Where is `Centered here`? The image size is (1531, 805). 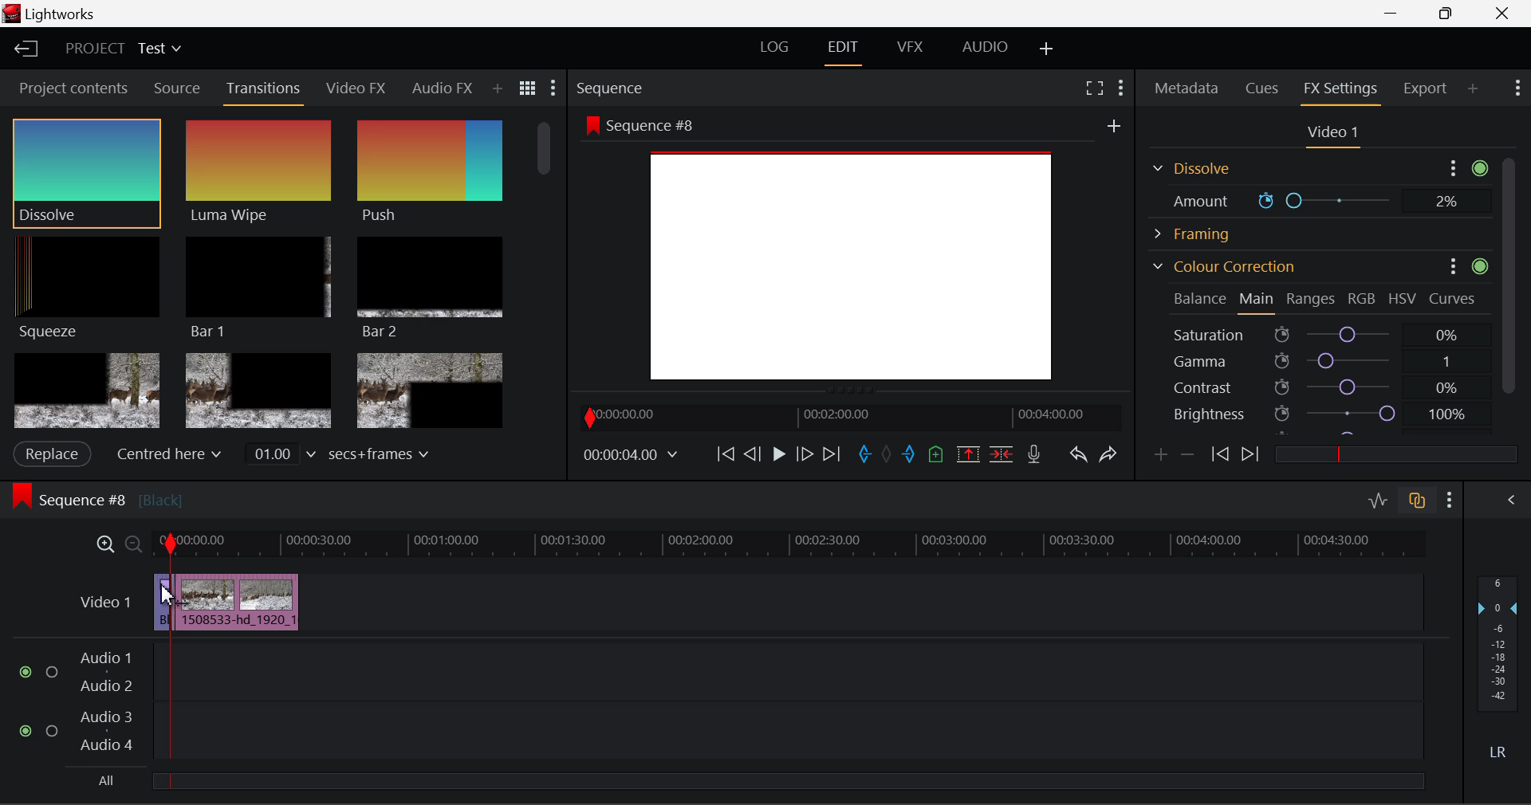 Centered here is located at coordinates (171, 454).